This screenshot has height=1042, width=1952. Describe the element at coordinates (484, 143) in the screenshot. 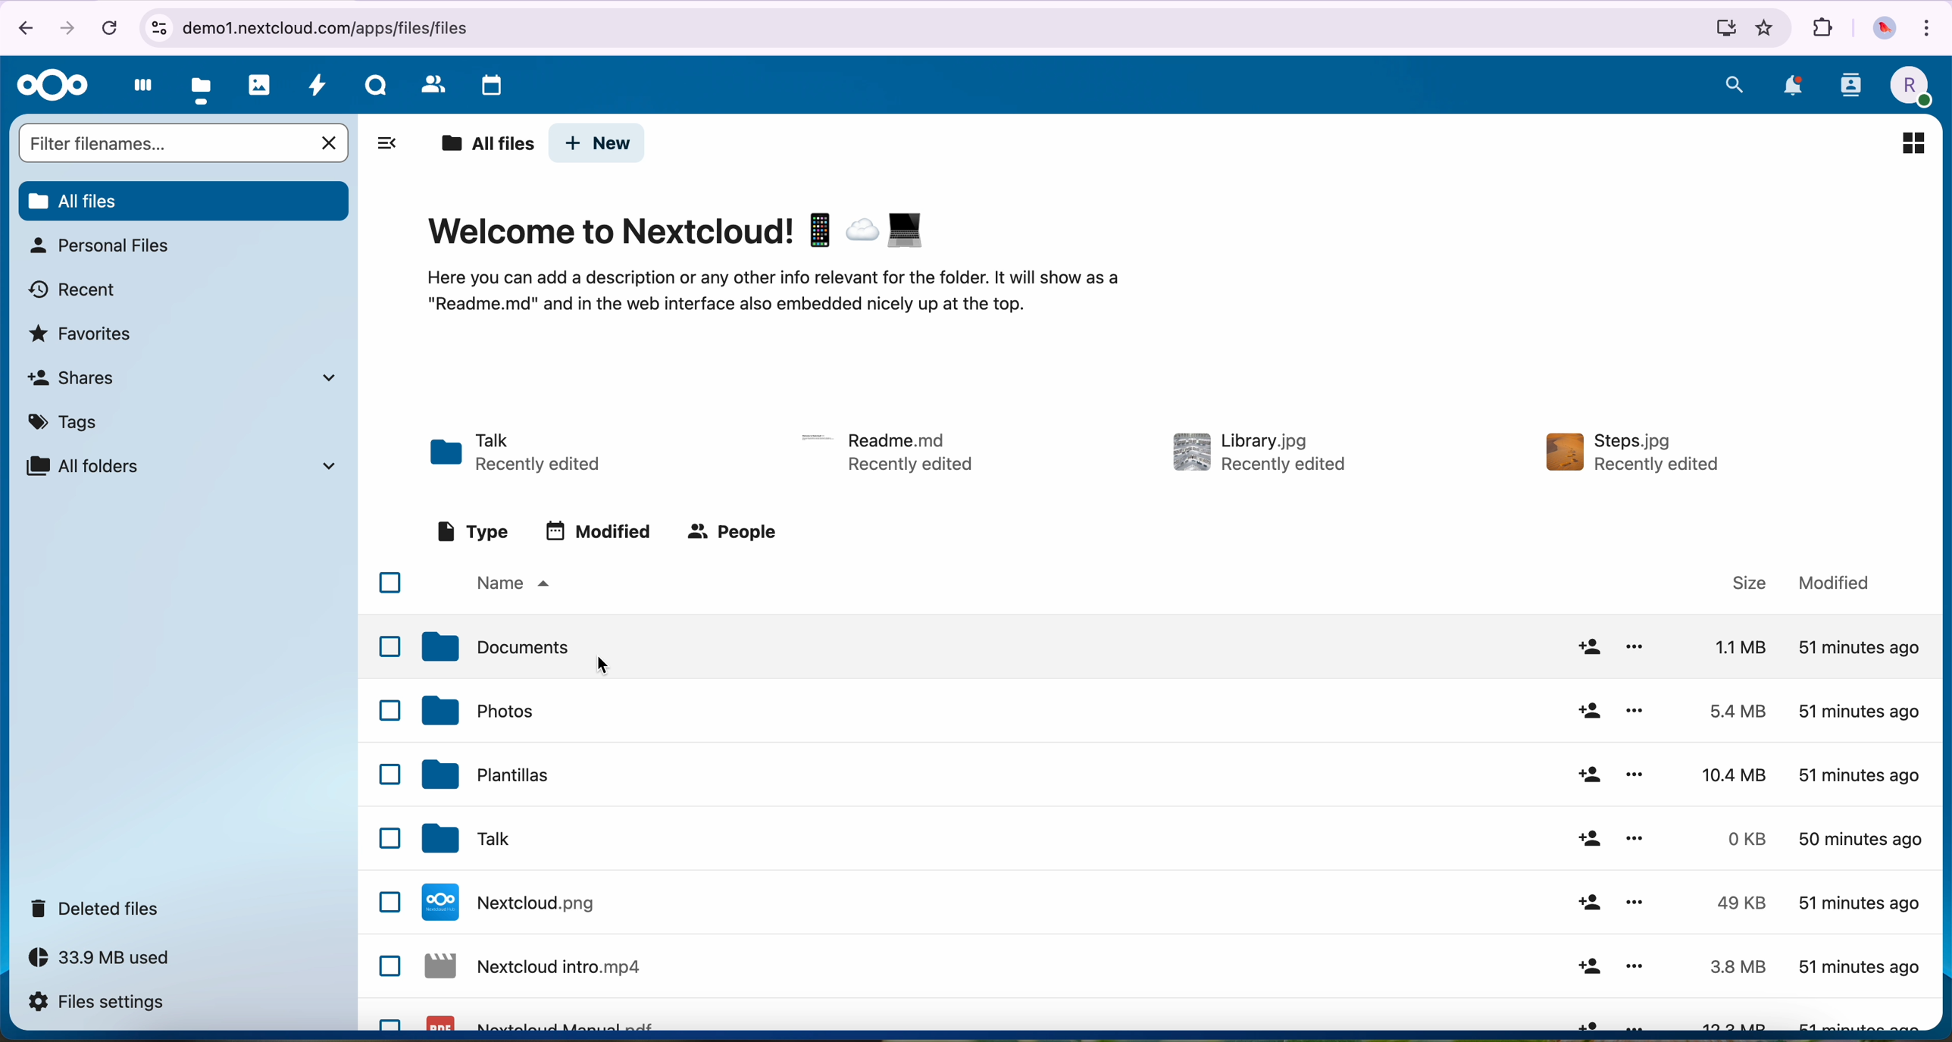

I see `all files` at that location.